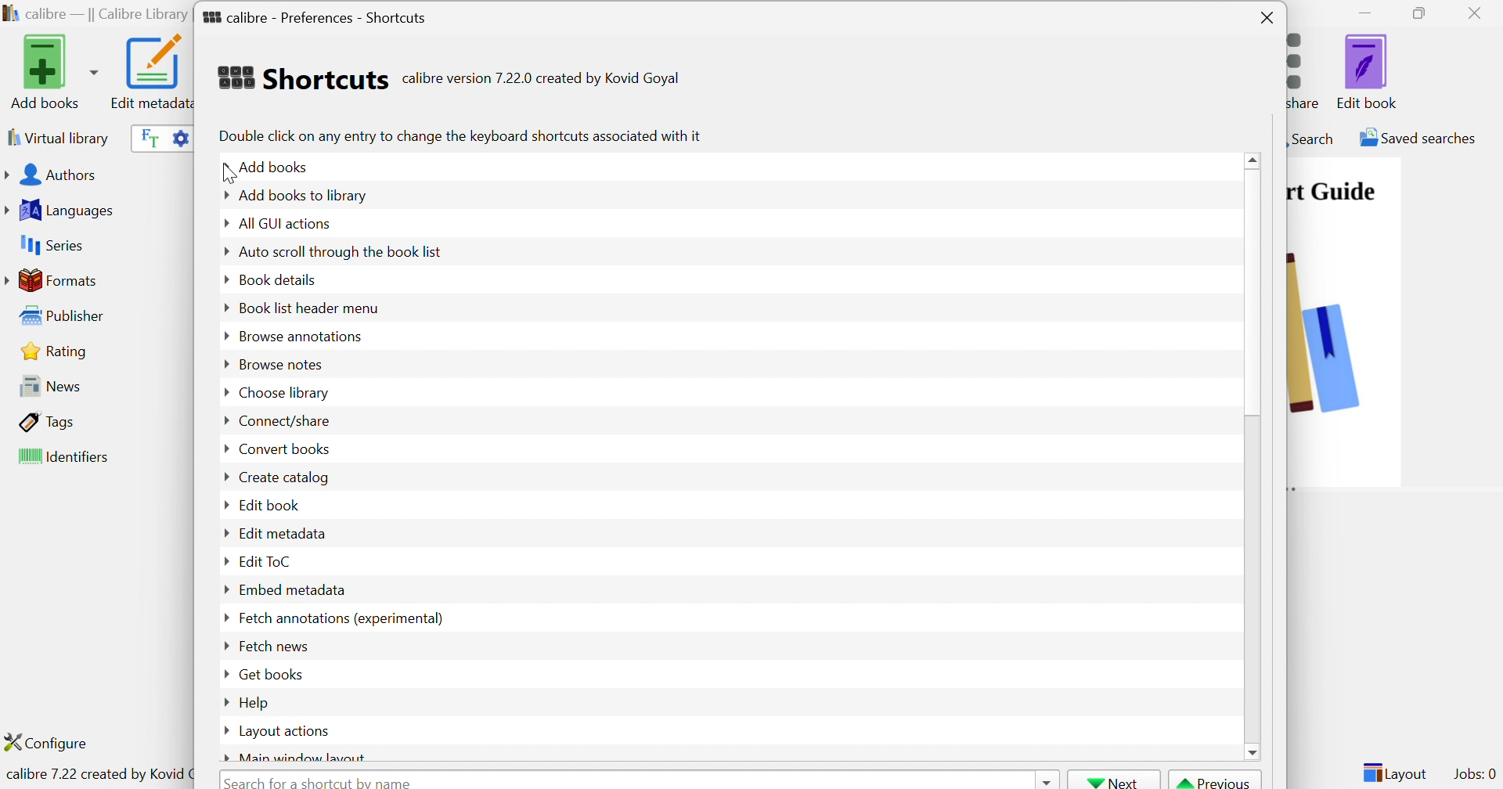 The image size is (1503, 789). Describe the element at coordinates (541, 79) in the screenshot. I see `calibre version 7.22.0 created by Kovid Goyal` at that location.